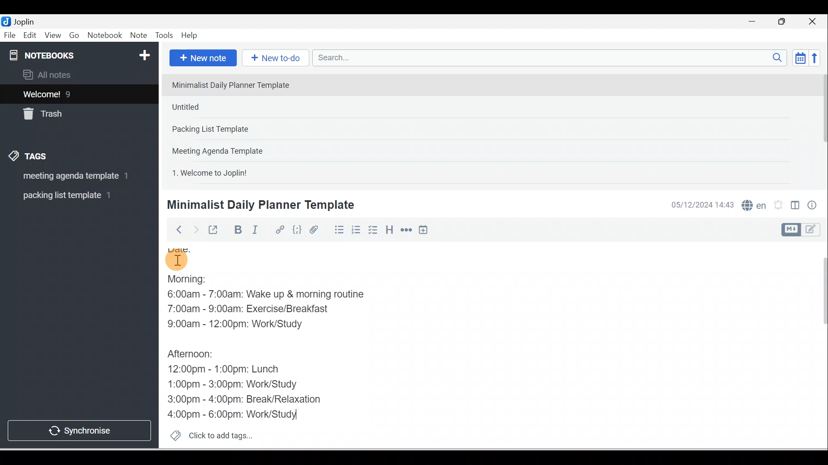 The image size is (828, 465). I want to click on View, so click(53, 36).